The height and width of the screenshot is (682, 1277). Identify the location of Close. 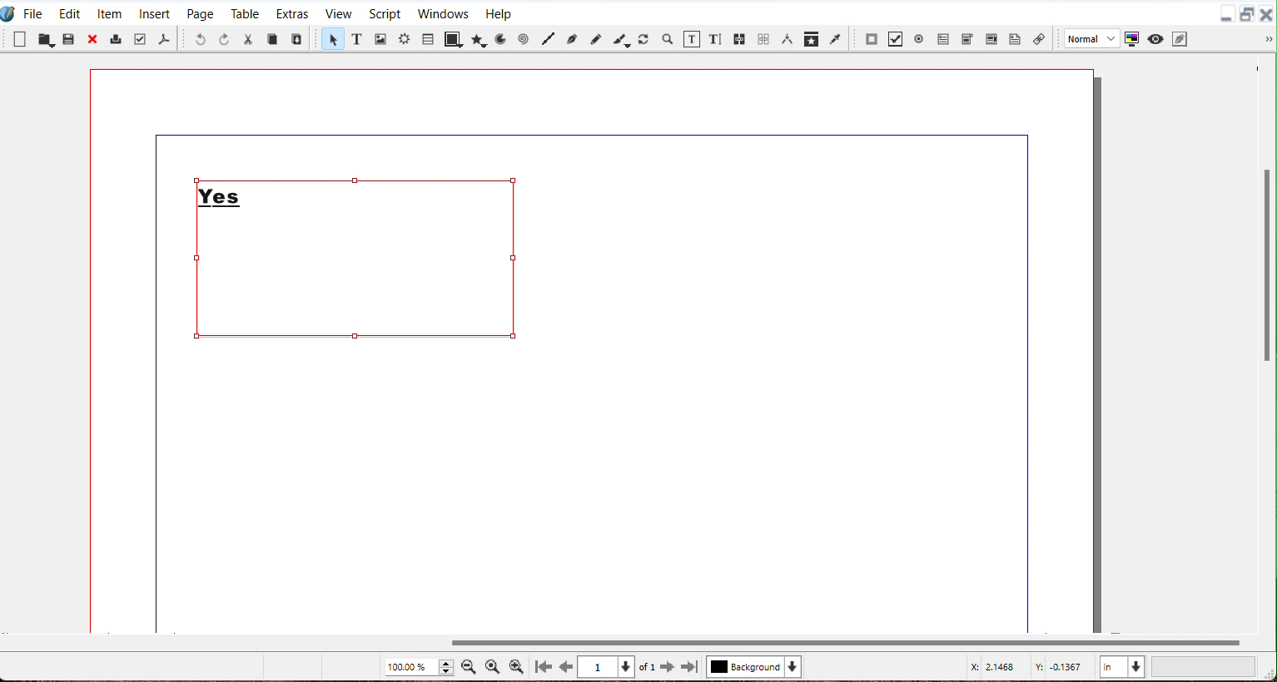
(94, 39).